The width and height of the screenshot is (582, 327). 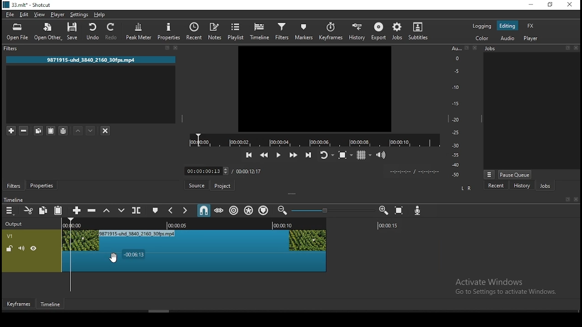 I want to click on undo, so click(x=93, y=32).